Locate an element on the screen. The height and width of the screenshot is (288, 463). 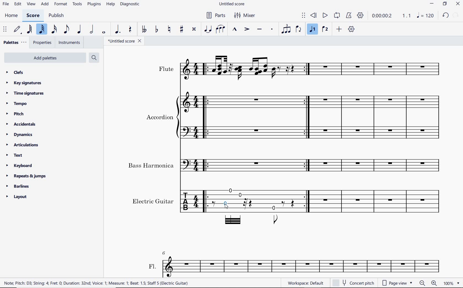
Instrument: Flute is located at coordinates (300, 68).